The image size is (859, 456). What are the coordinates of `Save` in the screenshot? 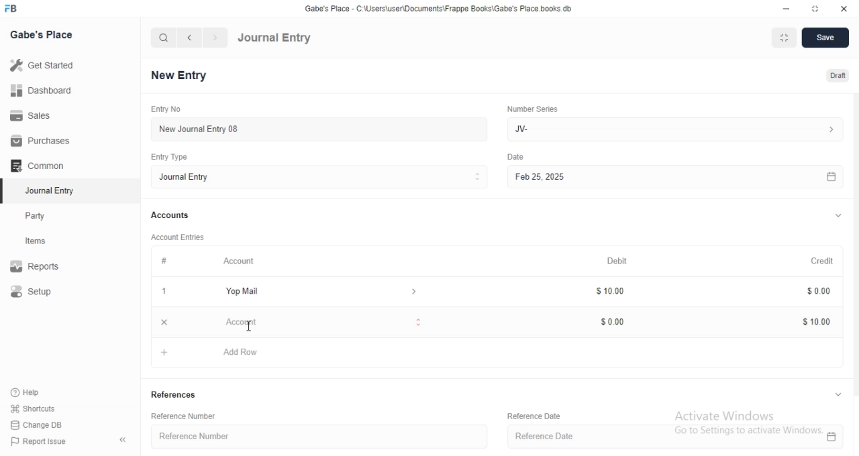 It's located at (826, 38).